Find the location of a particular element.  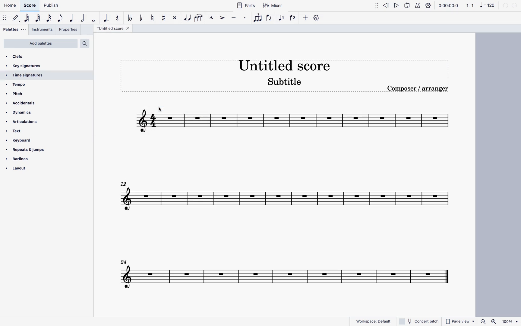

home is located at coordinates (11, 6).